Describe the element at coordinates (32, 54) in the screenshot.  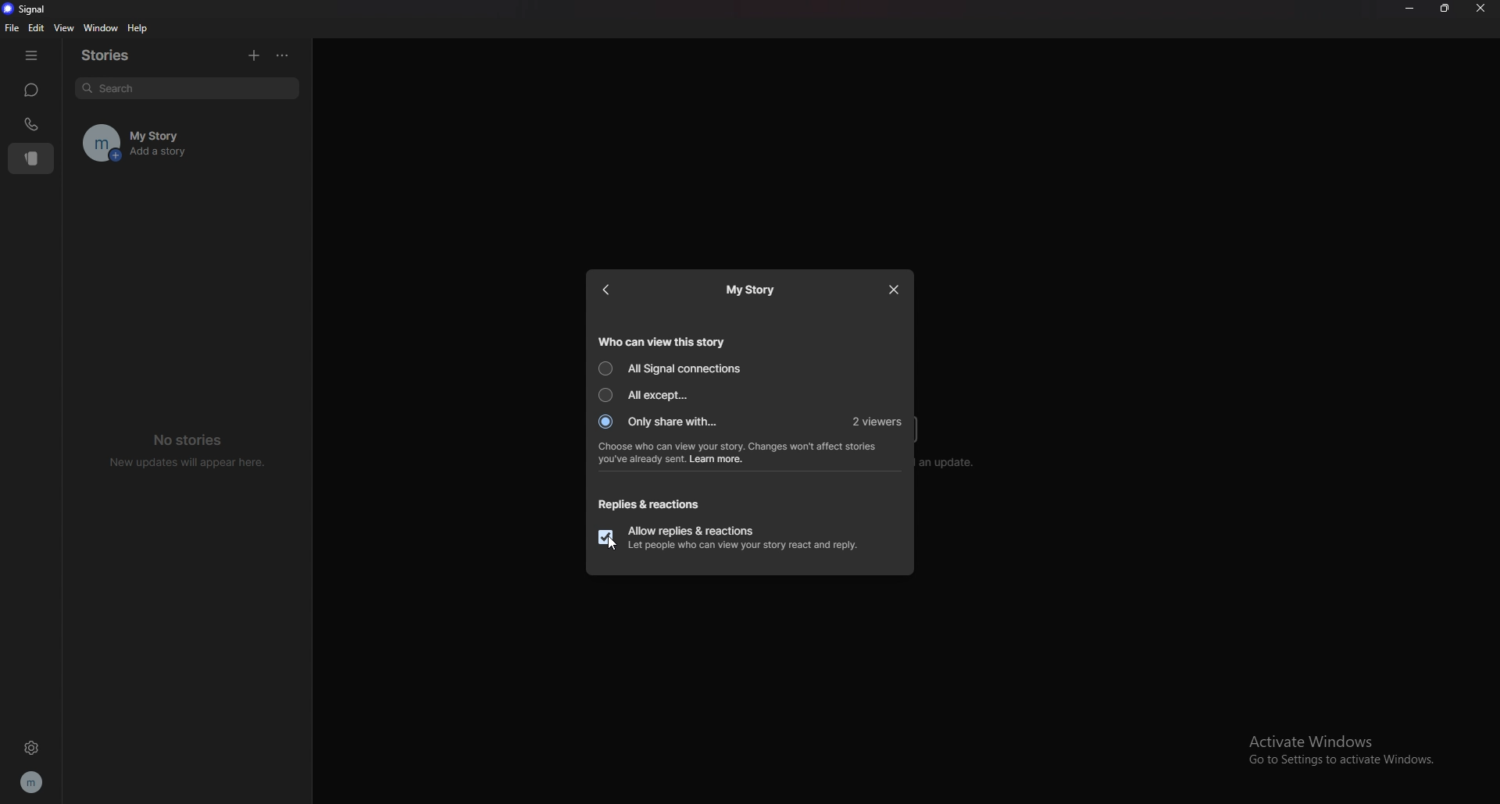
I see `hide tab` at that location.